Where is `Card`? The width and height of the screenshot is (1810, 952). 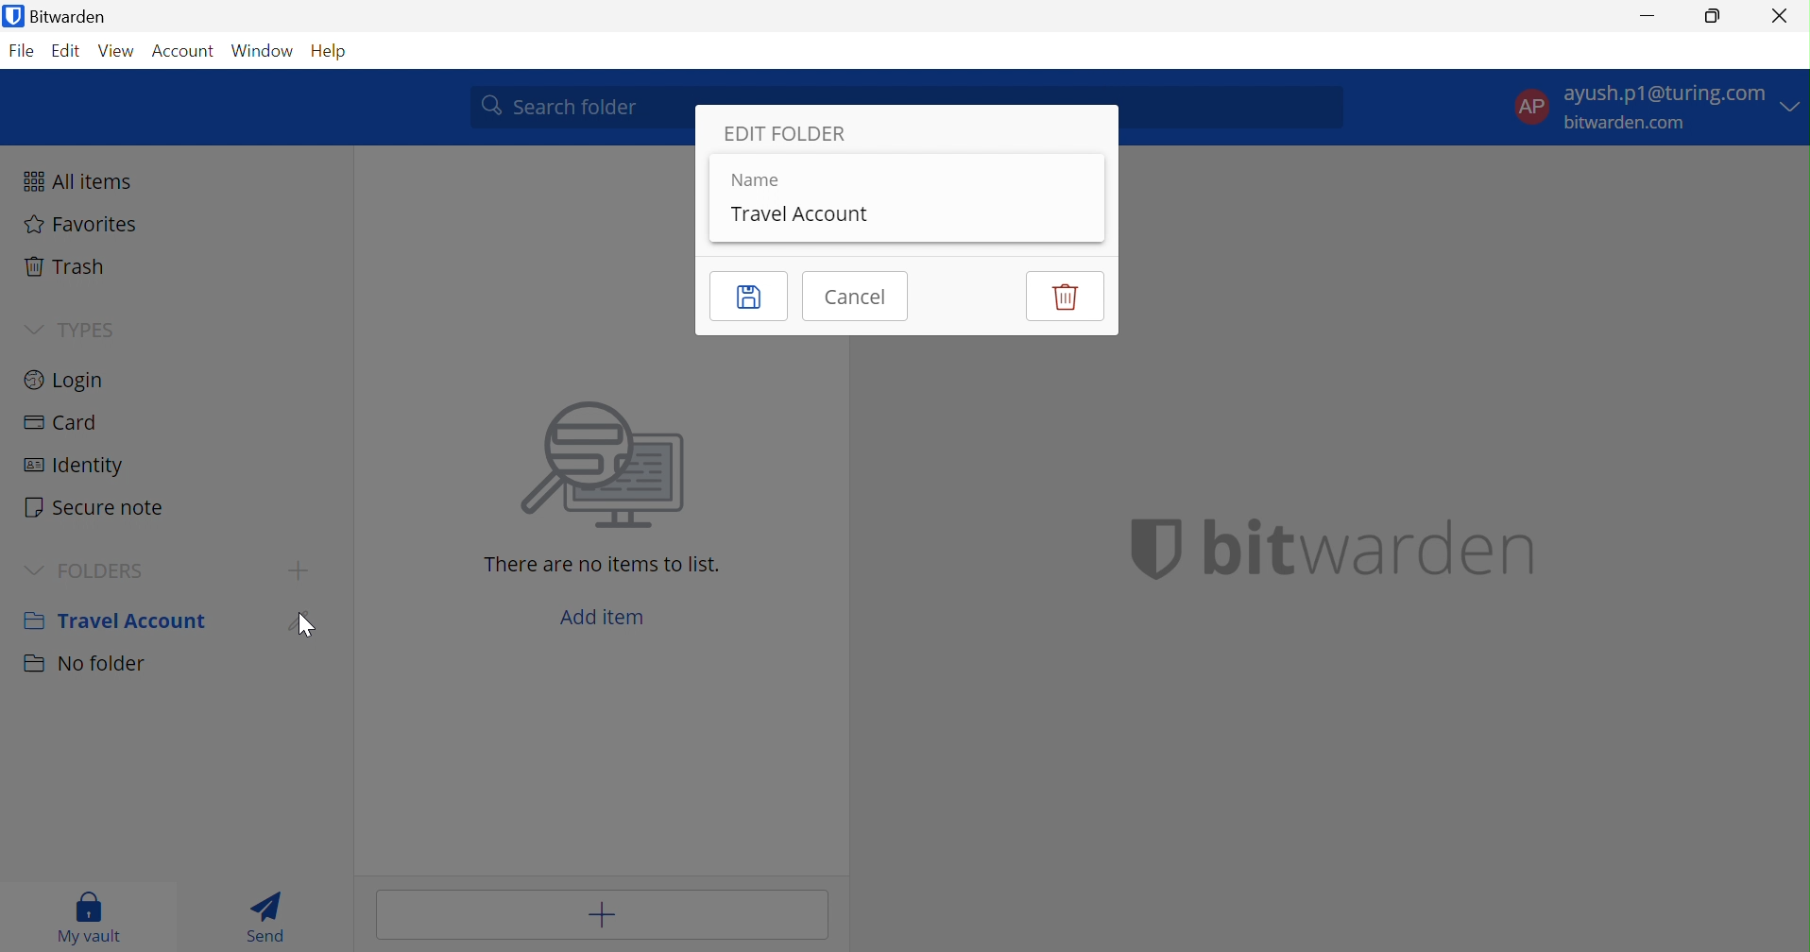 Card is located at coordinates (61, 422).